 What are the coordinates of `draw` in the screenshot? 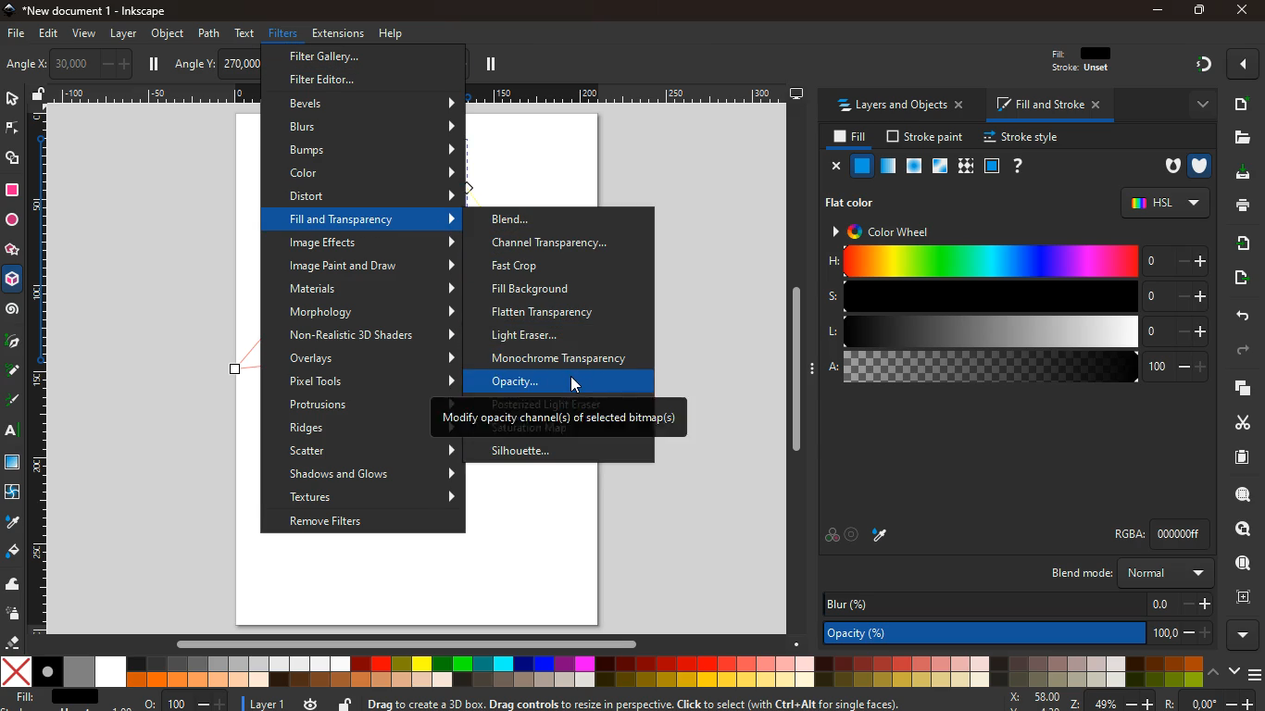 It's located at (12, 374).